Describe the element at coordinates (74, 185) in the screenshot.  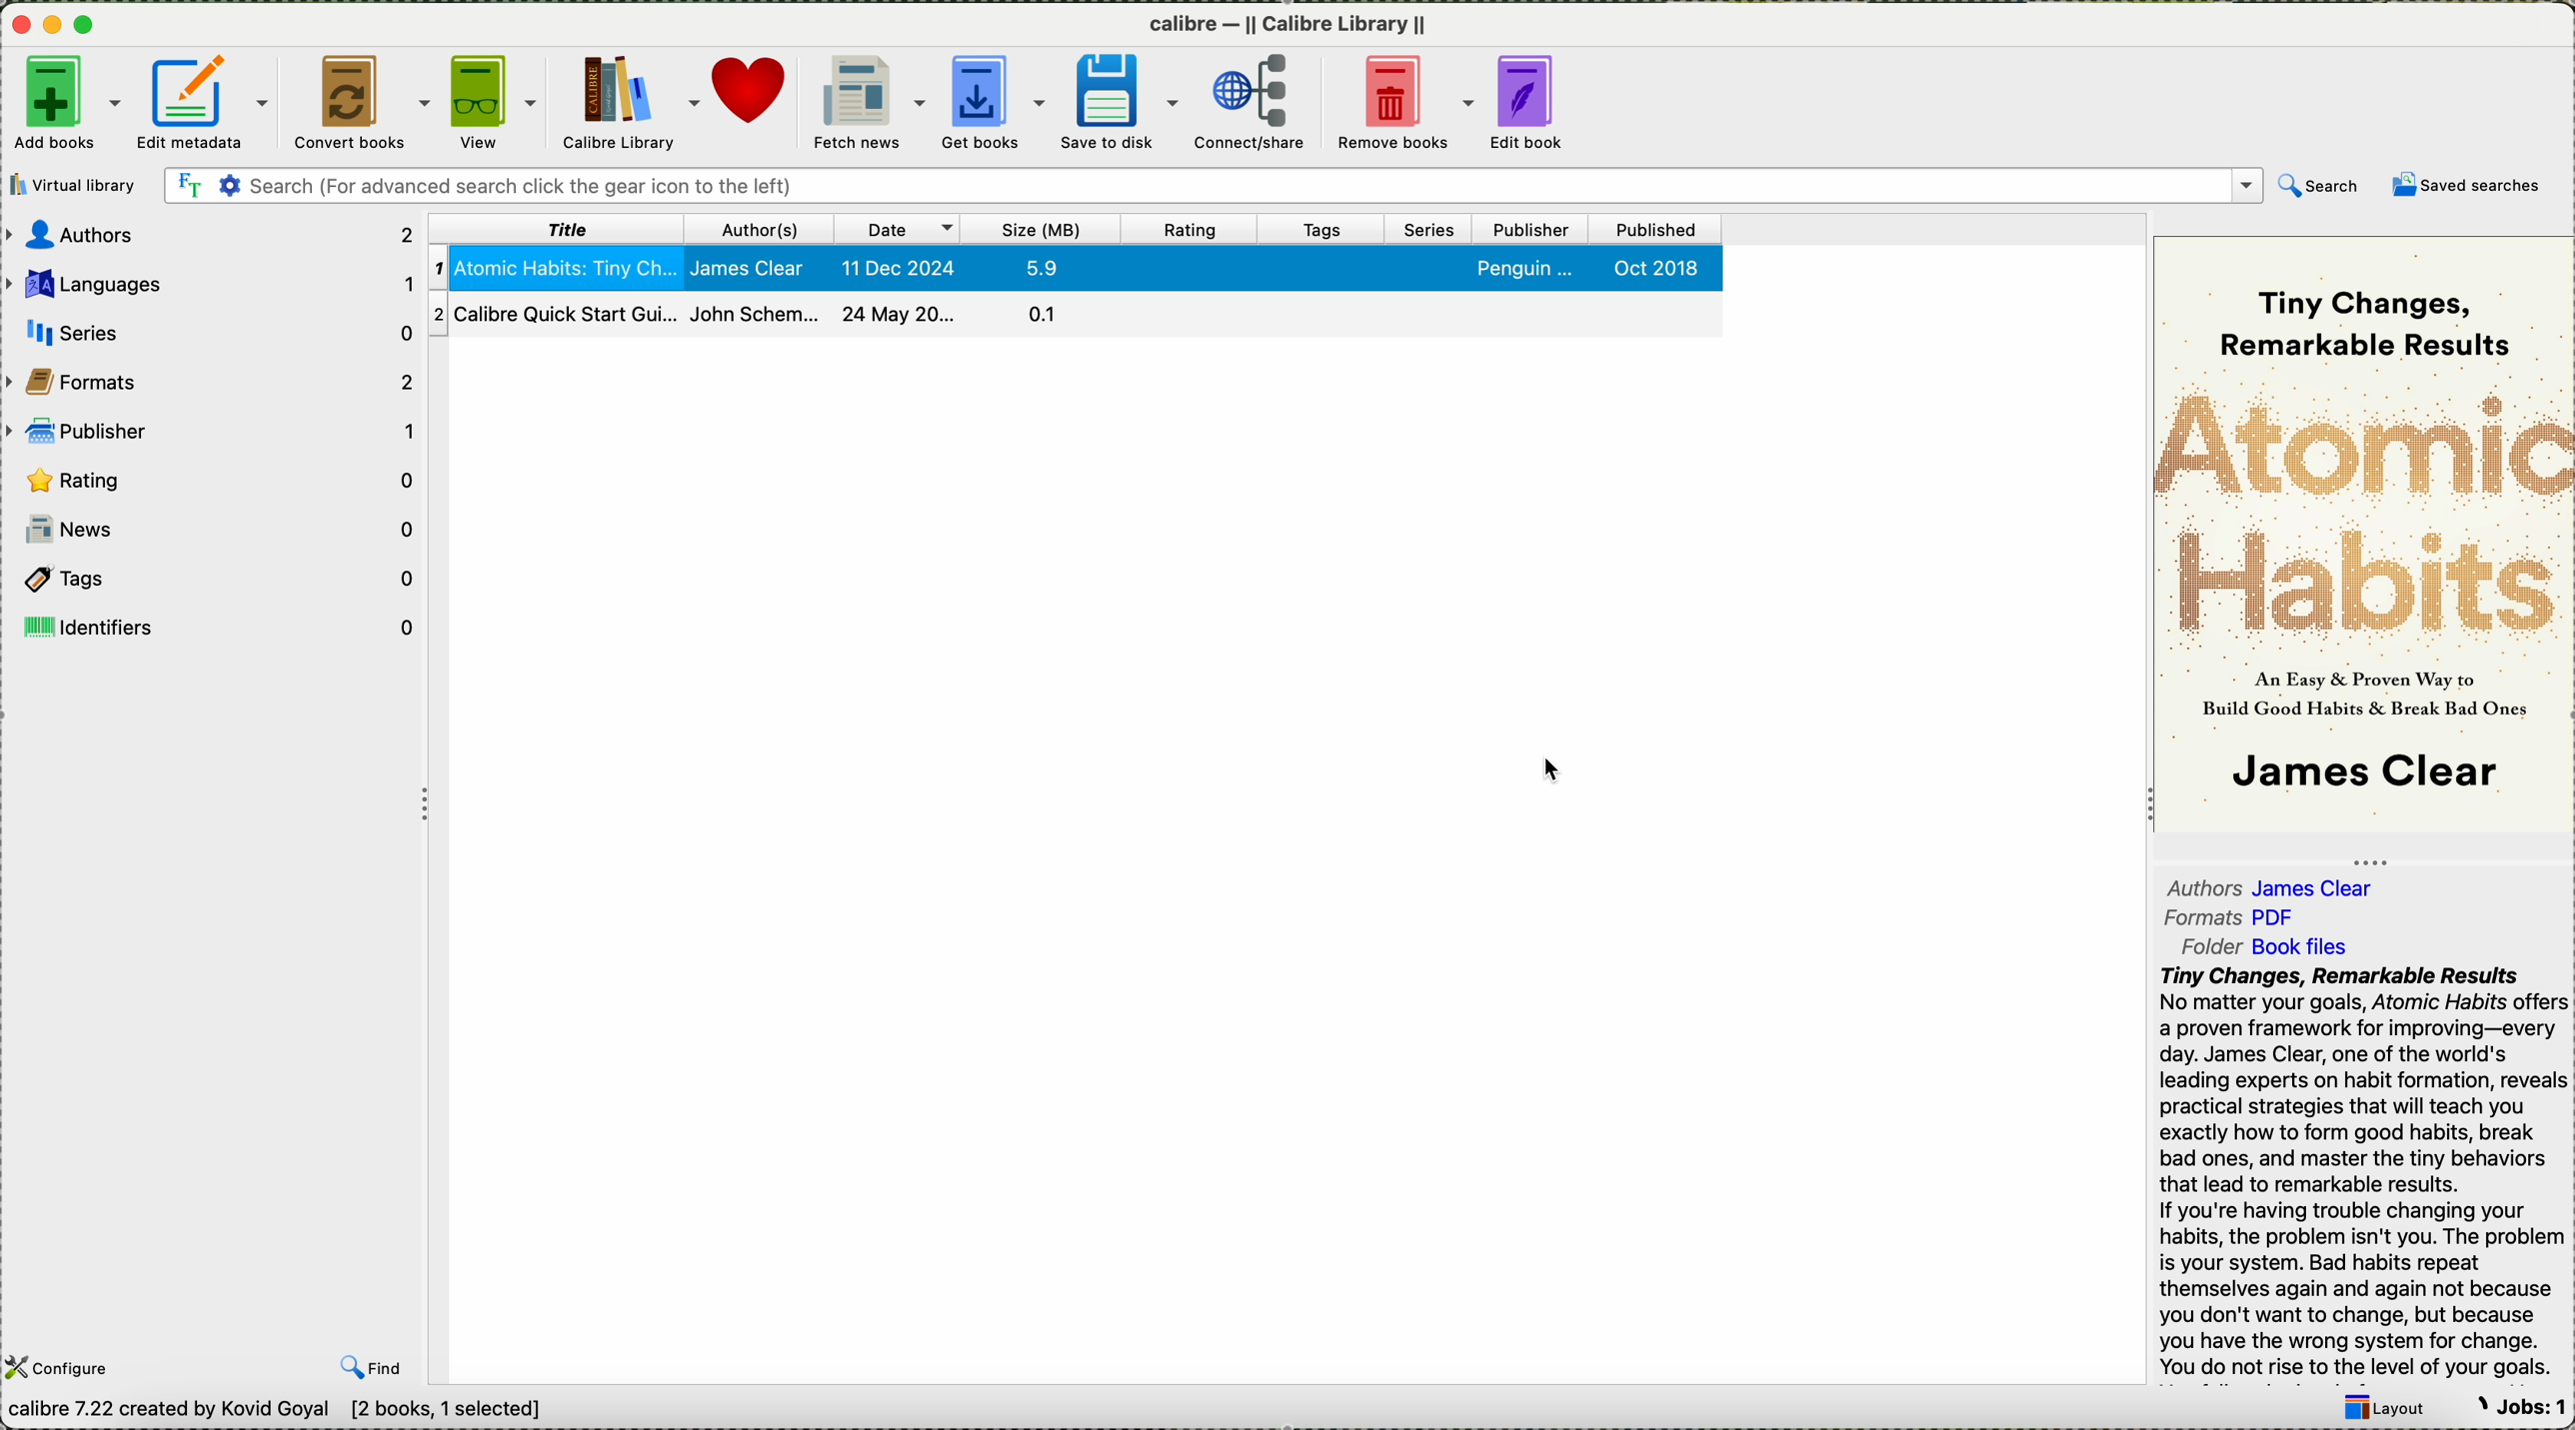
I see `virtual library` at that location.